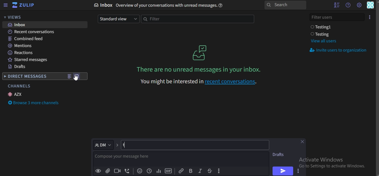  Describe the element at coordinates (200, 52) in the screenshot. I see `icon` at that location.